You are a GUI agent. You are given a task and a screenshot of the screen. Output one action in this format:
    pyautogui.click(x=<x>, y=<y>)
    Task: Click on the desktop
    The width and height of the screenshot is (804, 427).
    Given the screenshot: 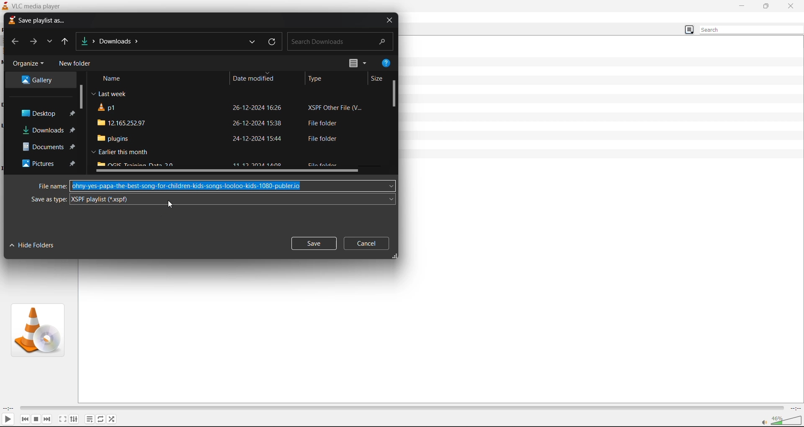 What is the action you would take?
    pyautogui.click(x=43, y=114)
    